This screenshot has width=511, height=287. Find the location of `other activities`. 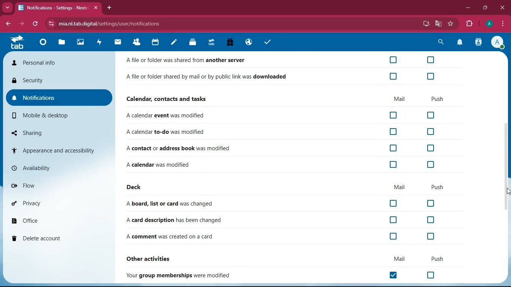

other activities is located at coordinates (153, 258).